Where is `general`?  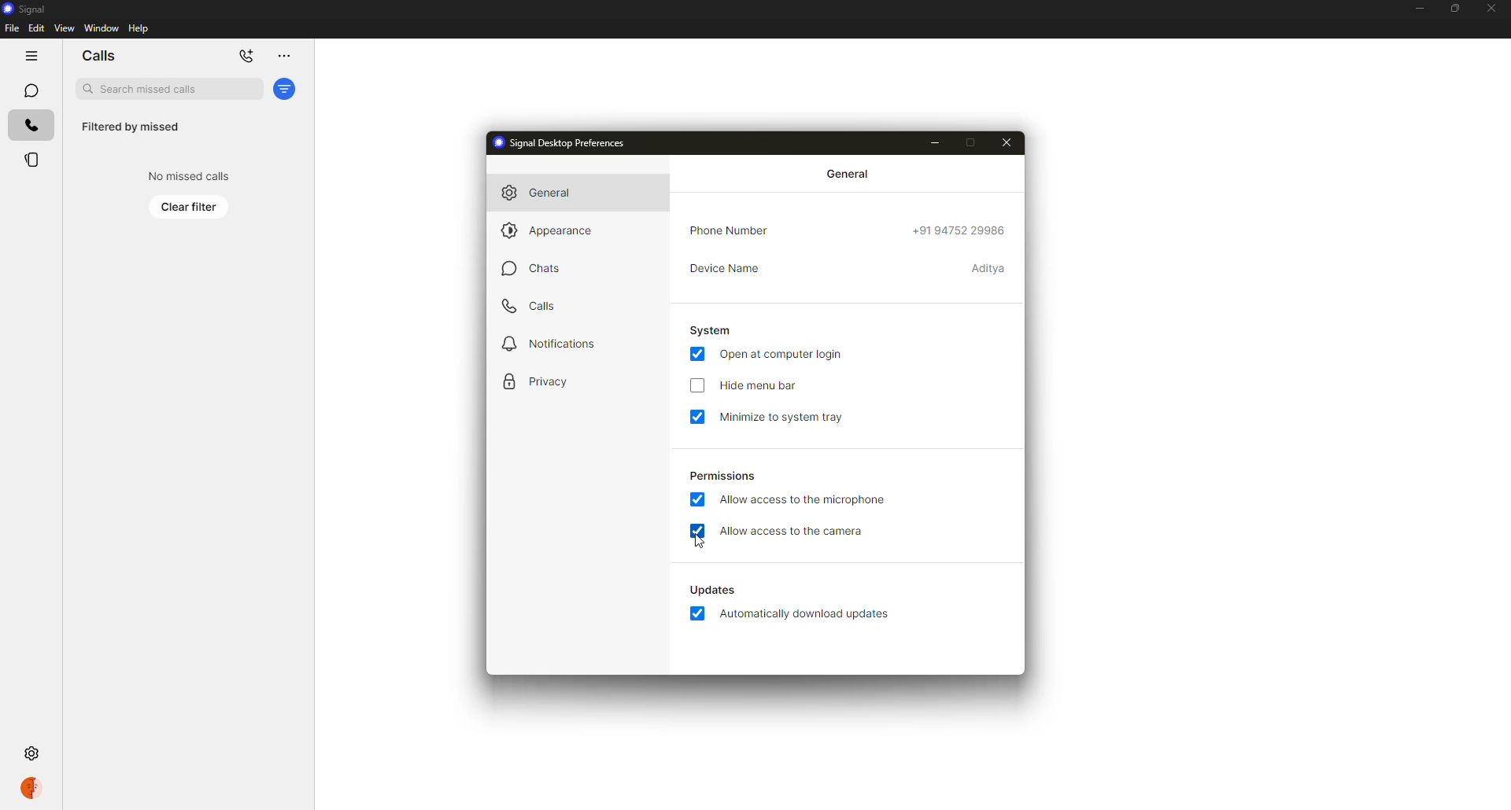 general is located at coordinates (848, 174).